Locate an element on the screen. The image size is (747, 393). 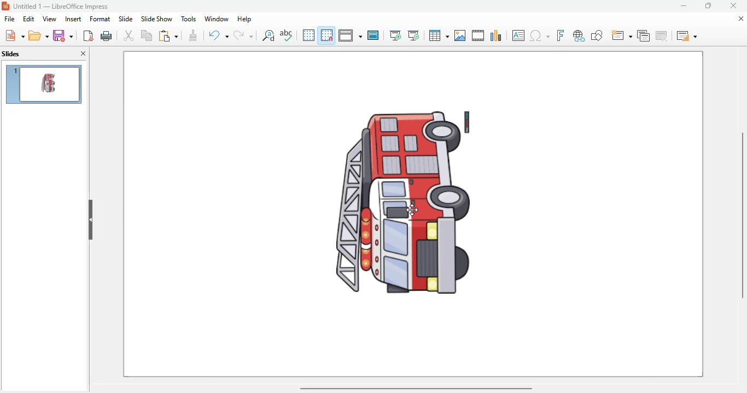
clone formatting is located at coordinates (193, 35).